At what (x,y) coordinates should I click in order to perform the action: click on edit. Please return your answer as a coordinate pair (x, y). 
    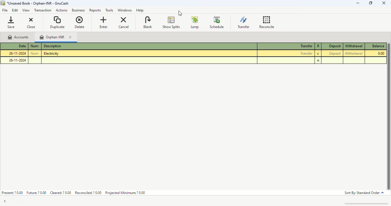
    Looking at the image, I should click on (15, 11).